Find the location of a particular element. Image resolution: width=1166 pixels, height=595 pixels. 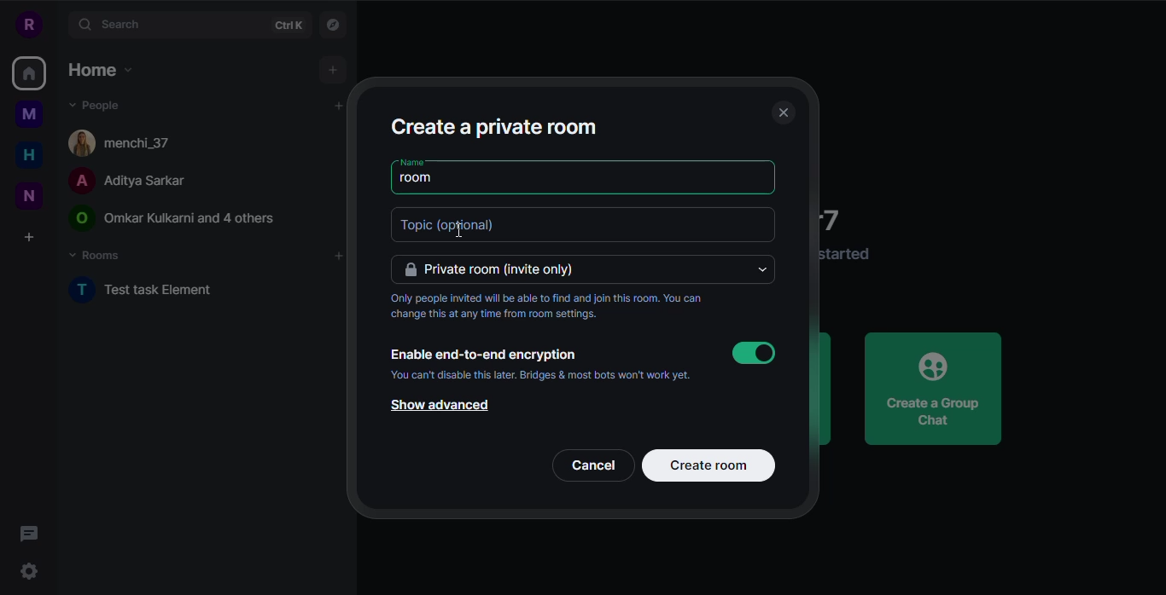

enable encryption is located at coordinates (482, 355).